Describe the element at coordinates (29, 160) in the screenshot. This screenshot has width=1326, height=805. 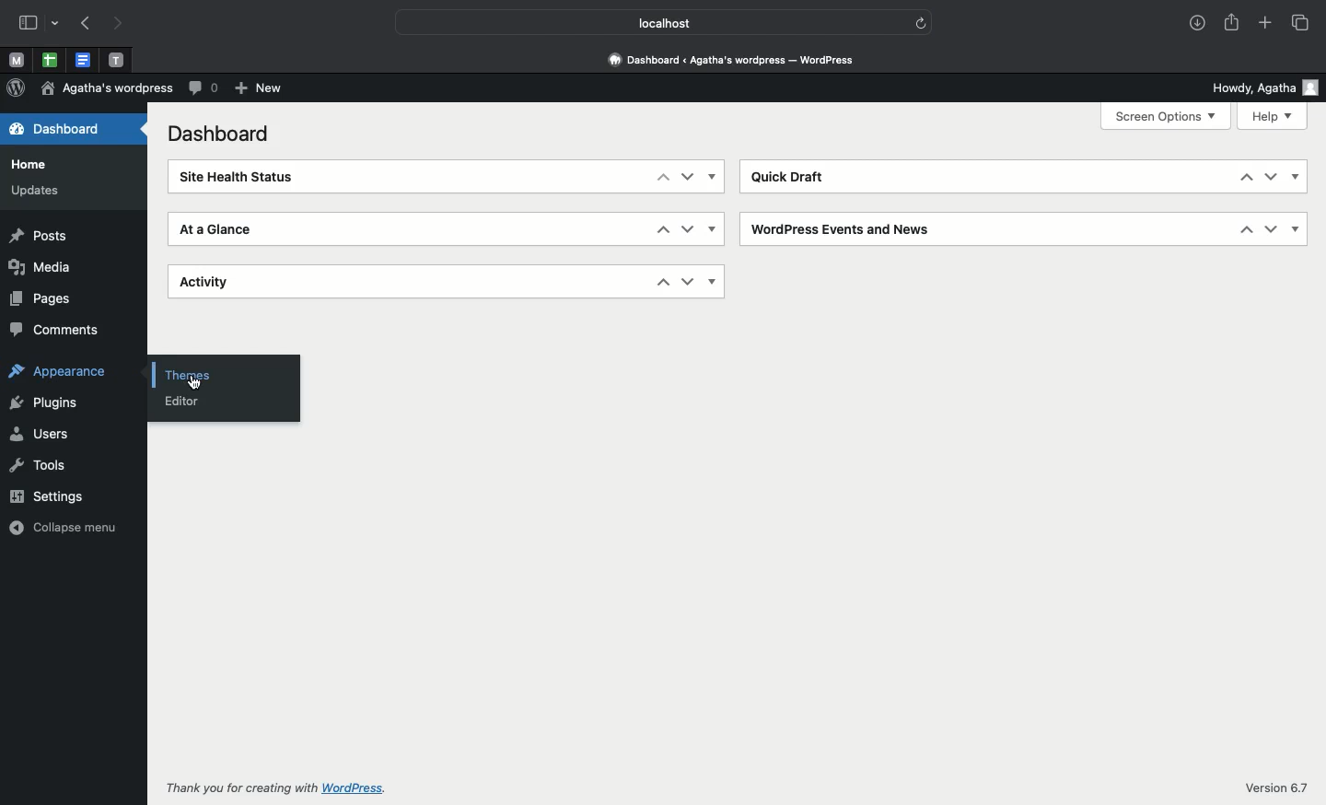
I see `Home` at that location.